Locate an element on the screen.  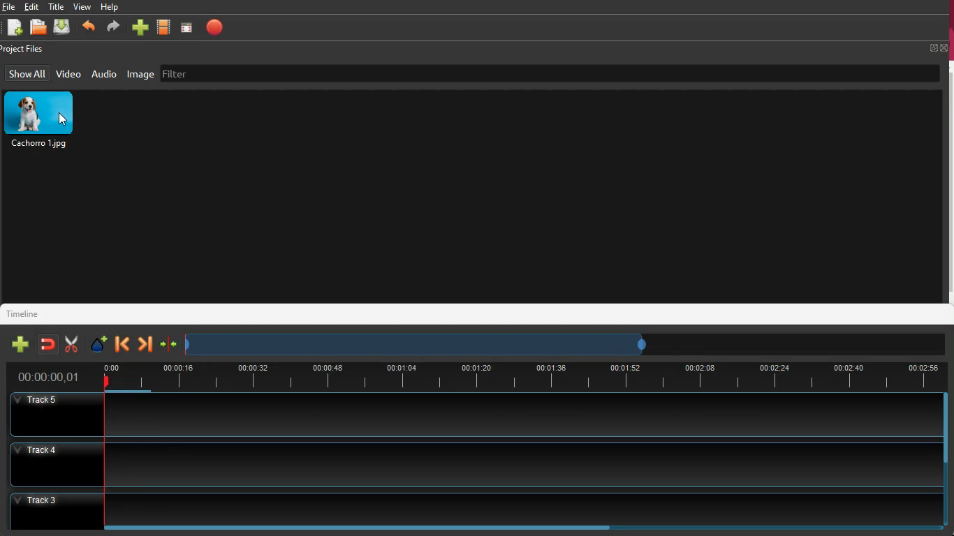
filter is located at coordinates (251, 72).